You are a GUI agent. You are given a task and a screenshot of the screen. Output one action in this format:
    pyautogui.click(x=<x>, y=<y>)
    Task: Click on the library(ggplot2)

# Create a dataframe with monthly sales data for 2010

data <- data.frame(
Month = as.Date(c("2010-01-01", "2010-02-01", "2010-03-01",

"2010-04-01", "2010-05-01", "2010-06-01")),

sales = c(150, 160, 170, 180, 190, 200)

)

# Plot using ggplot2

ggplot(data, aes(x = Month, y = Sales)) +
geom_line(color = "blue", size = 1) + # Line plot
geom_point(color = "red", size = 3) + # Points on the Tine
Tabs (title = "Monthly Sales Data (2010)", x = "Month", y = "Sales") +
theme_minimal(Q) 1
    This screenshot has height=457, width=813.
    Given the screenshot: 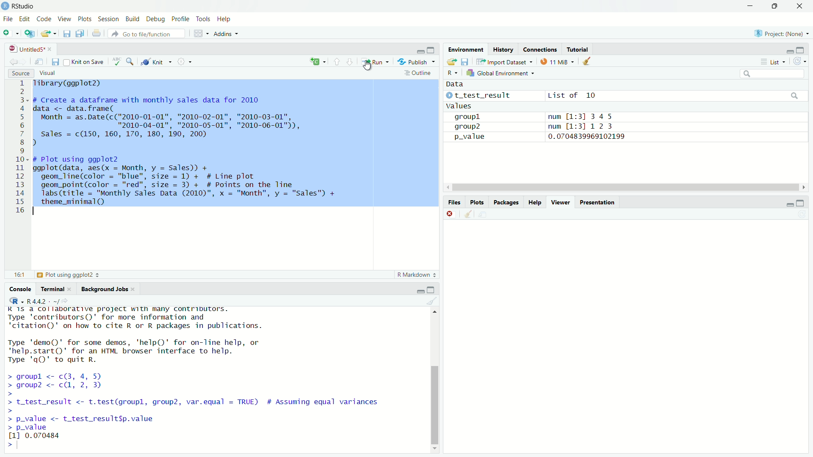 What is the action you would take?
    pyautogui.click(x=233, y=148)
    